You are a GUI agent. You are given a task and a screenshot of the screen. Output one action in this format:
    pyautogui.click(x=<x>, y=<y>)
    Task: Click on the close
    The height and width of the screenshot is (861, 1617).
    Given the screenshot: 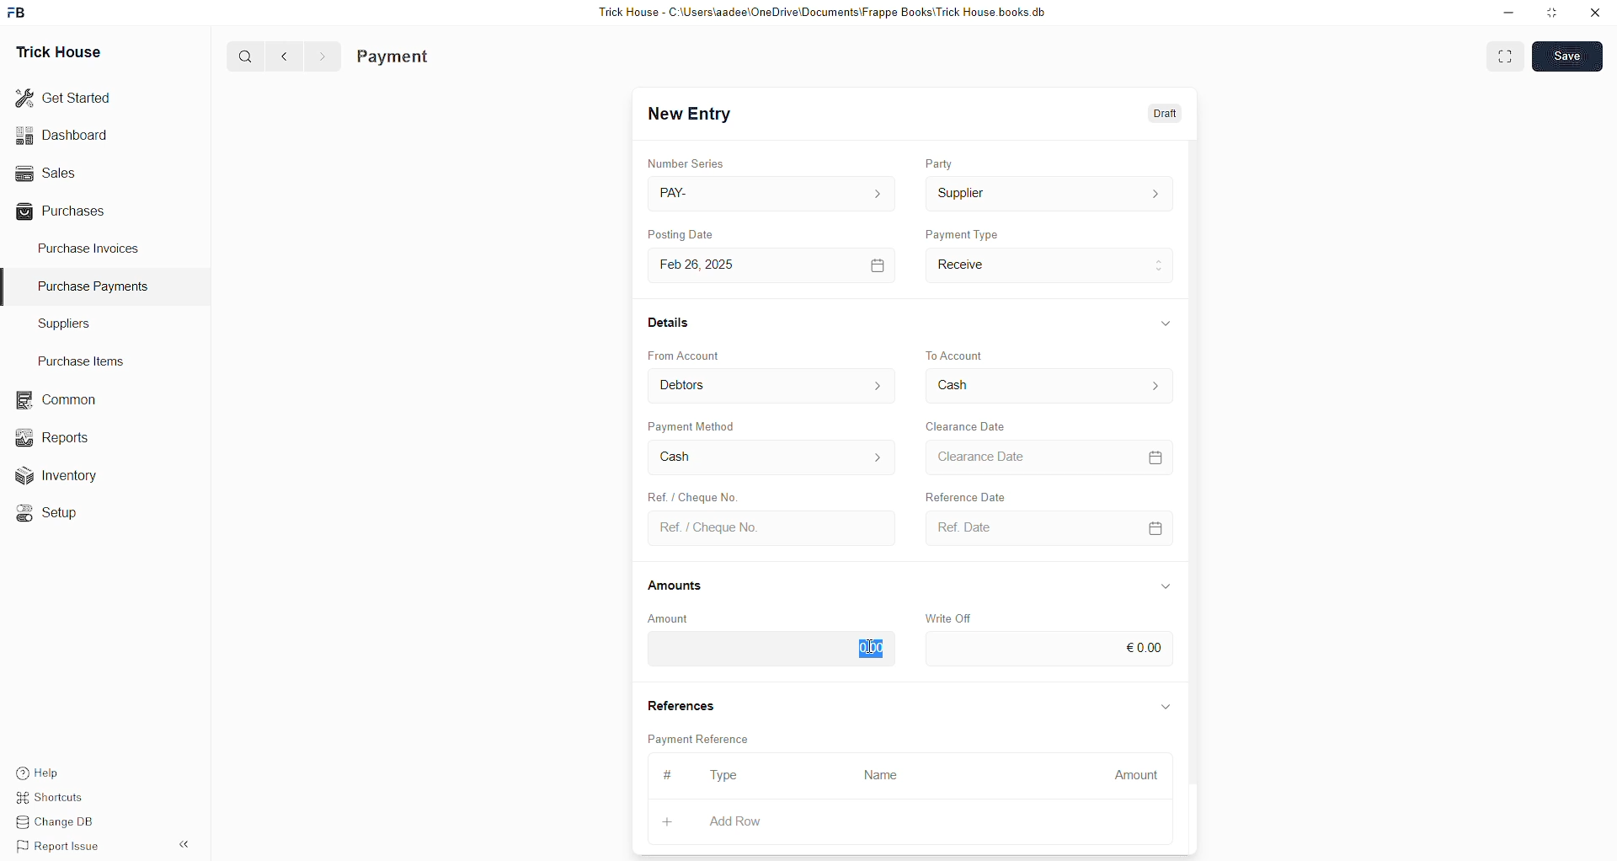 What is the action you would take?
    pyautogui.click(x=1595, y=13)
    